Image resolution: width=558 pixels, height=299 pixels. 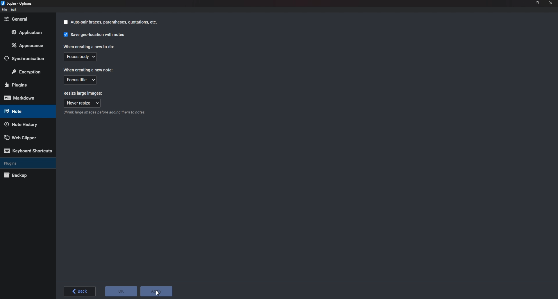 I want to click on Minimize, so click(x=525, y=3).